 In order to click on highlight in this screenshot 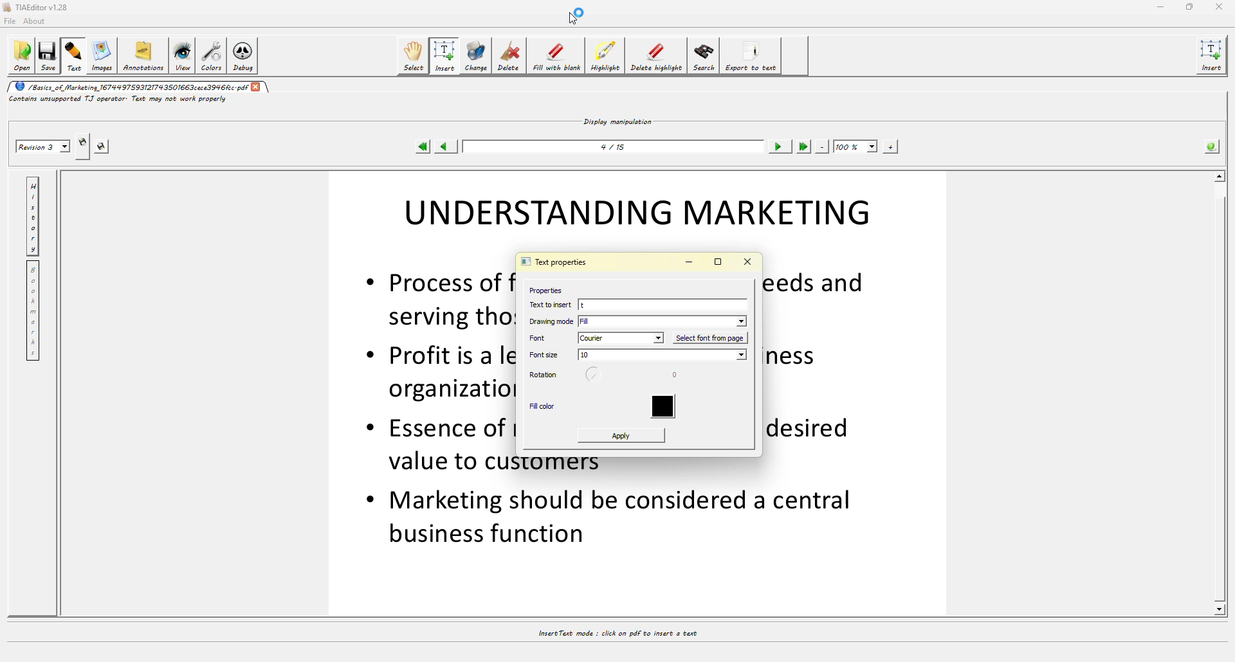, I will do `click(605, 56)`.